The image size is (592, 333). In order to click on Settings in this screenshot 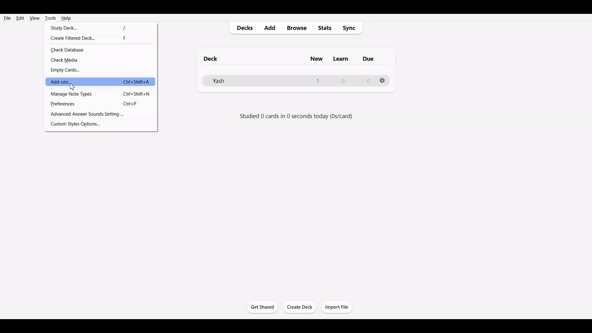, I will do `click(382, 81)`.